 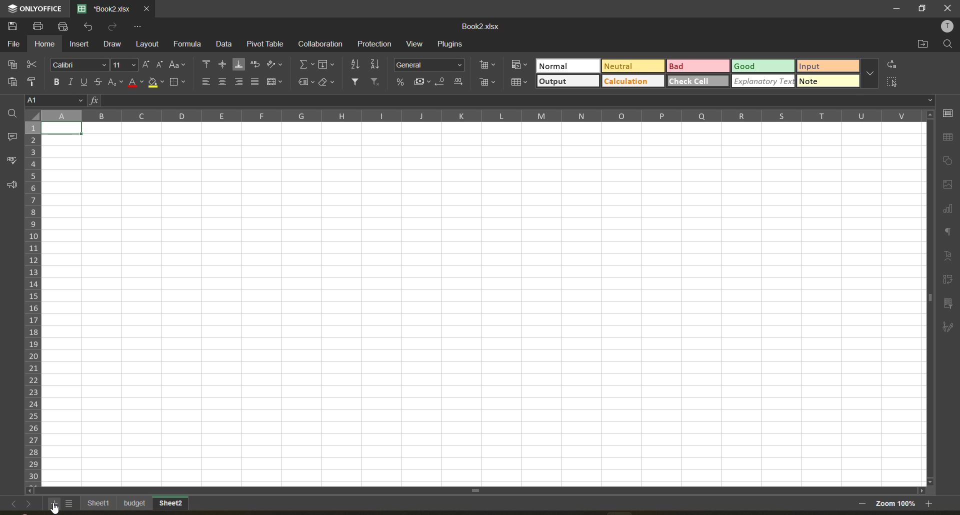 I want to click on home, so click(x=45, y=44).